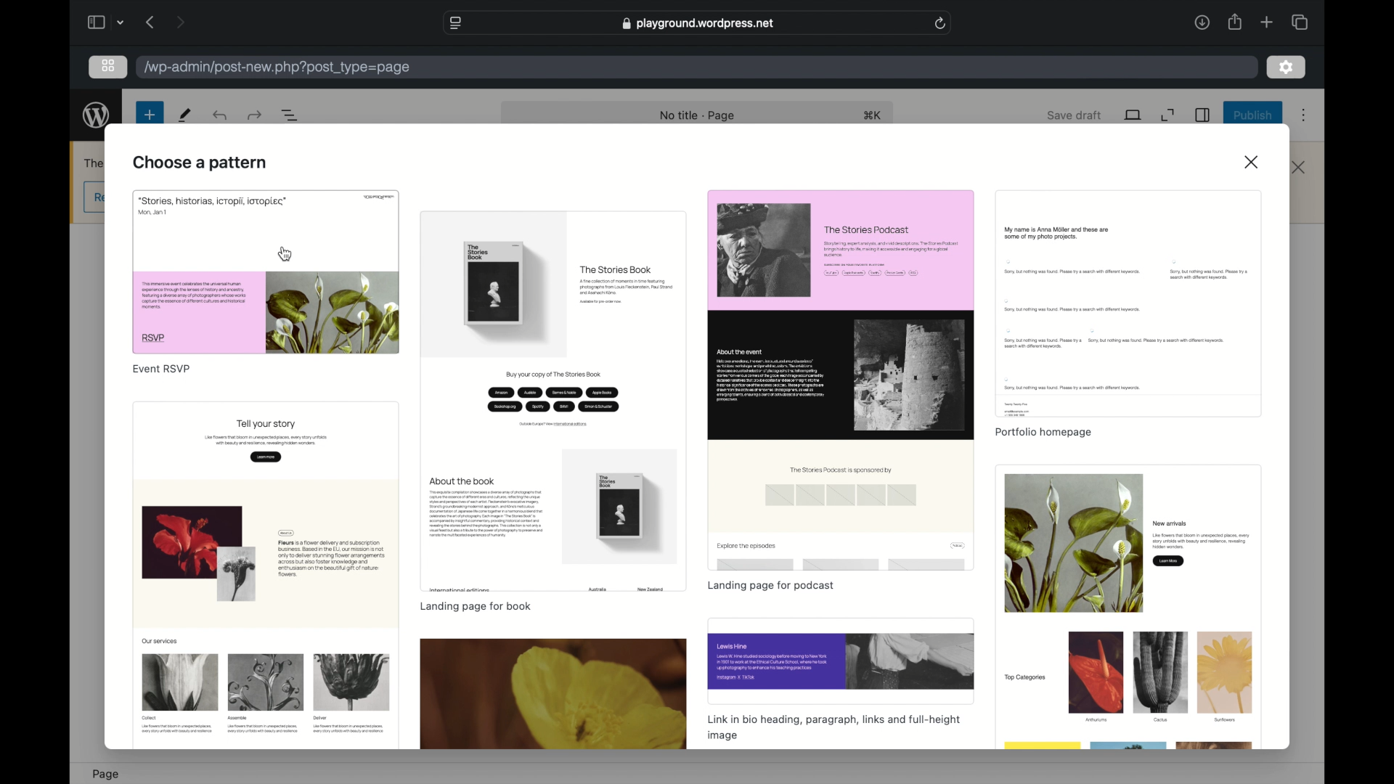 This screenshot has width=1394, height=784. Describe the element at coordinates (1300, 22) in the screenshot. I see `show tab overview` at that location.